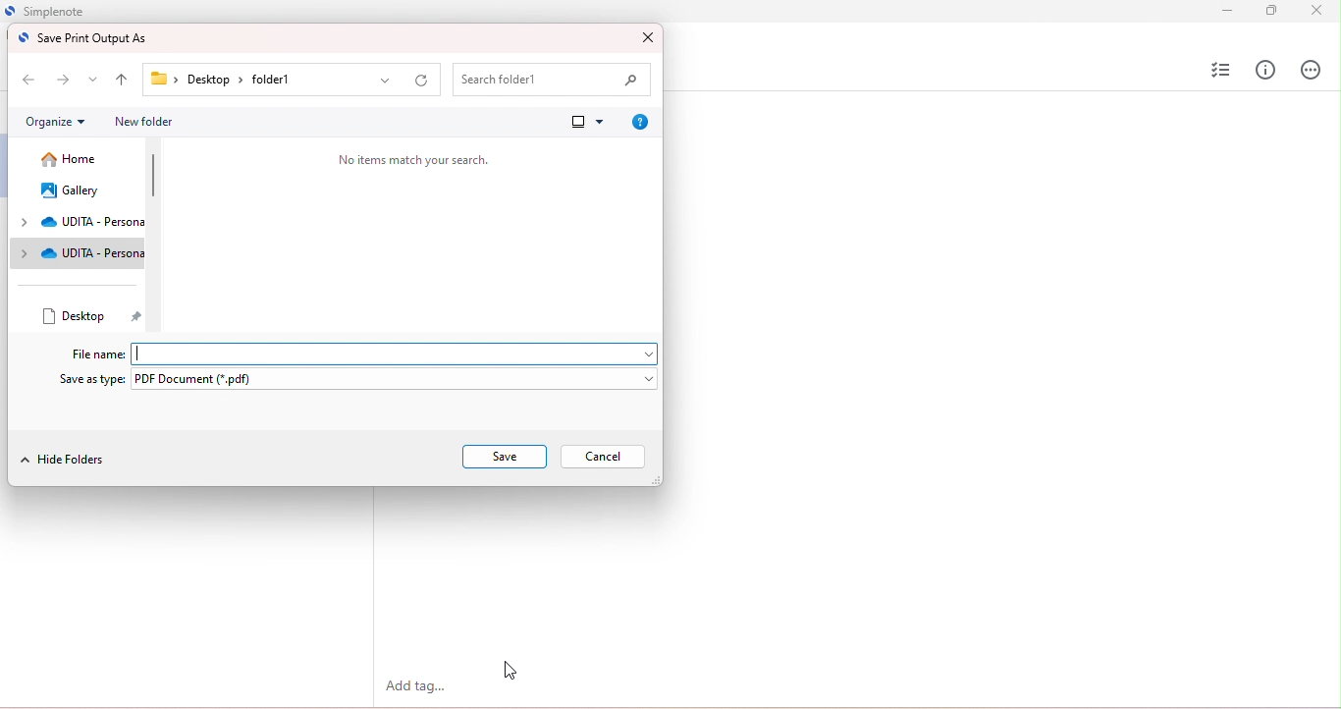 Image resolution: width=1341 pixels, height=709 pixels. I want to click on gallery, so click(72, 191).